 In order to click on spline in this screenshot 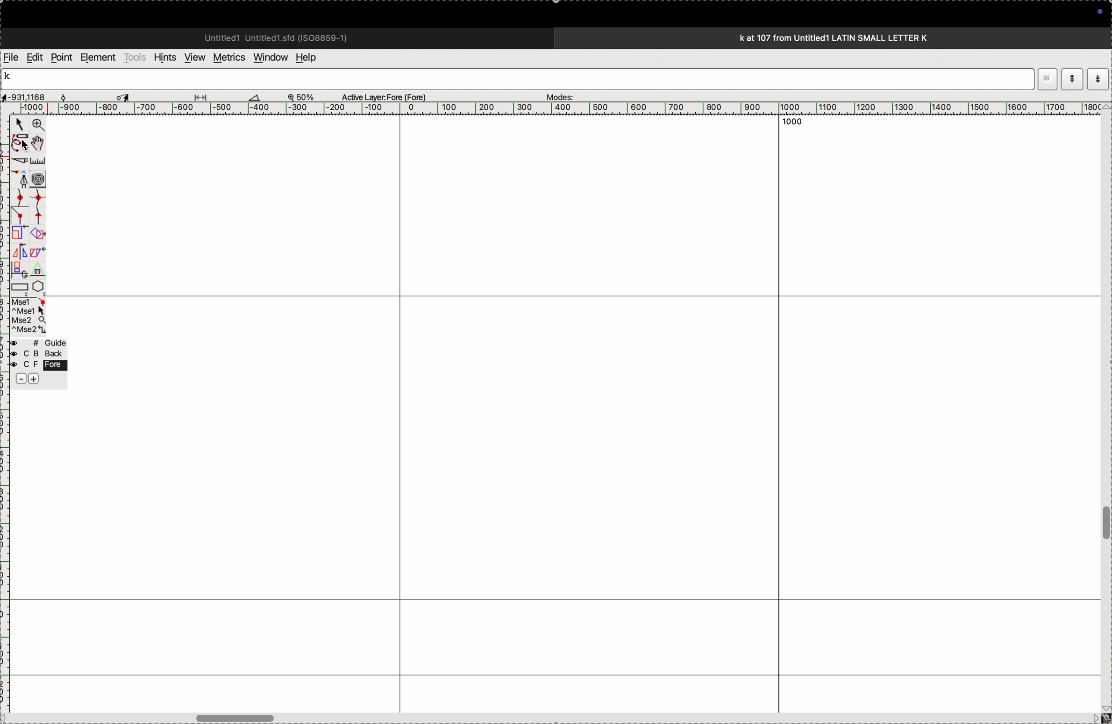, I will do `click(33, 206)`.